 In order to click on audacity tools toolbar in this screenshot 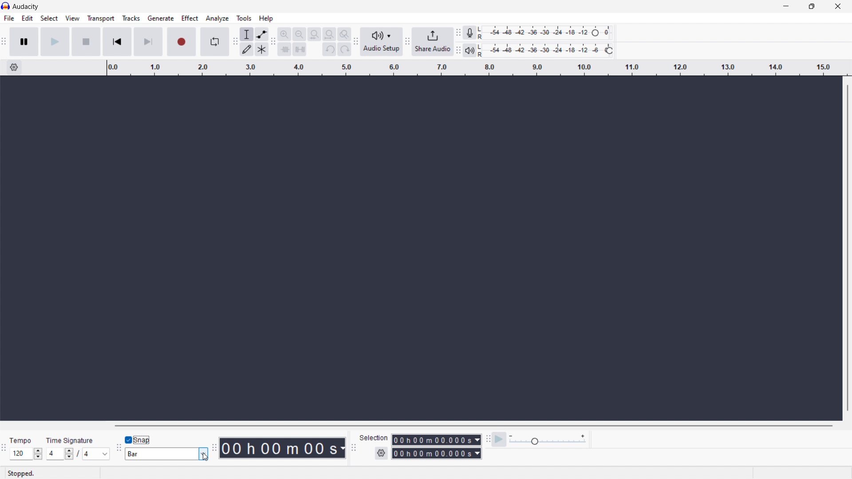, I will do `click(234, 42)`.